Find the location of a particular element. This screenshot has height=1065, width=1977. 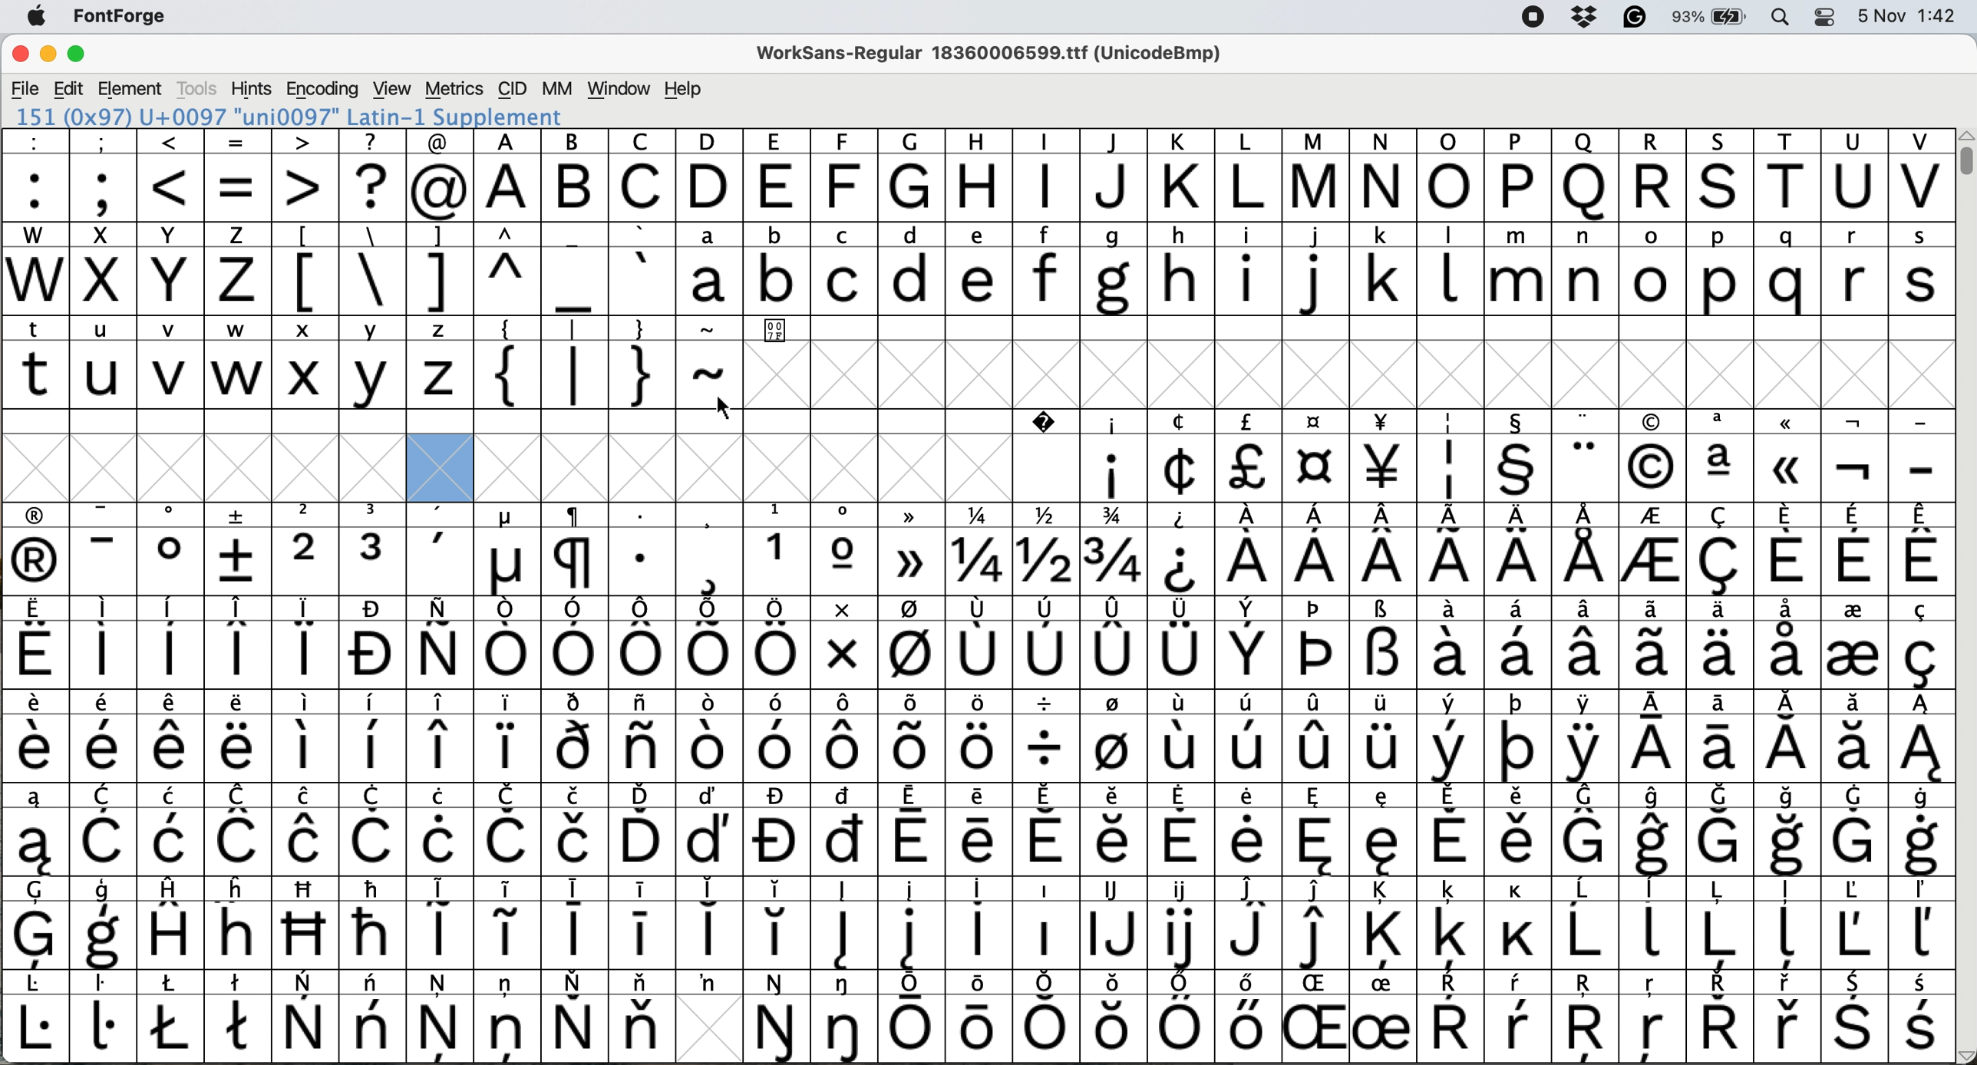

w is located at coordinates (238, 363).